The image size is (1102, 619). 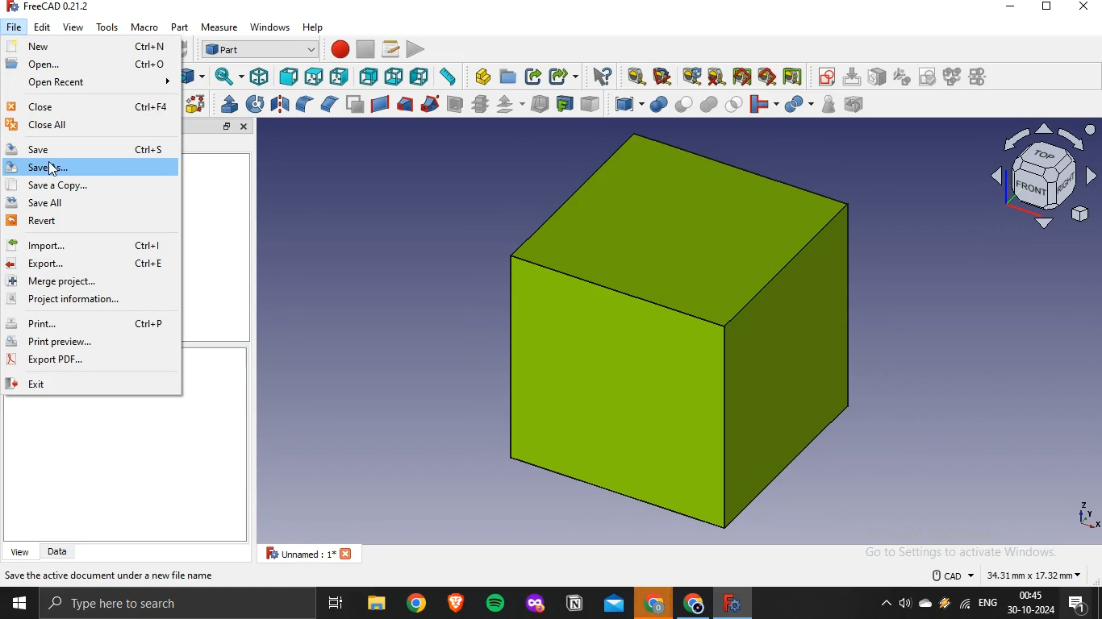 What do you see at coordinates (416, 603) in the screenshot?
I see `google chrome` at bounding box center [416, 603].